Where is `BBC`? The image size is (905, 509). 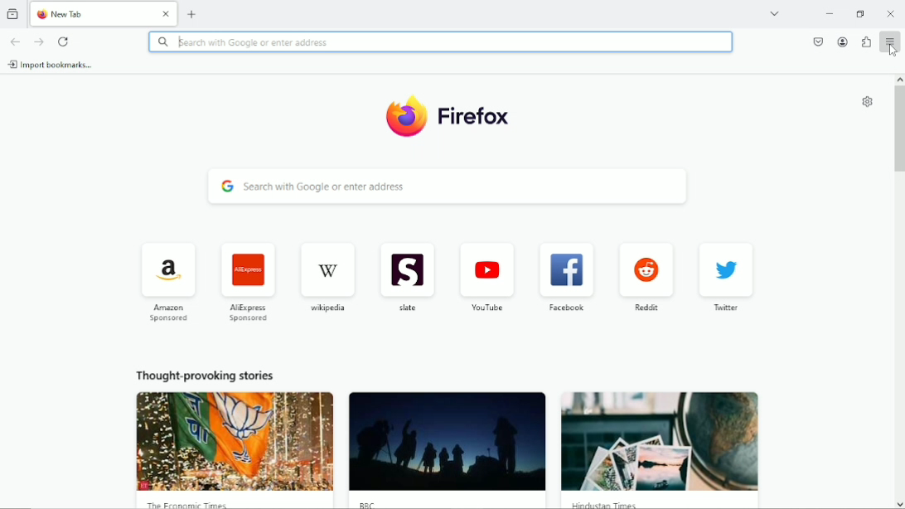
BBC is located at coordinates (370, 504).